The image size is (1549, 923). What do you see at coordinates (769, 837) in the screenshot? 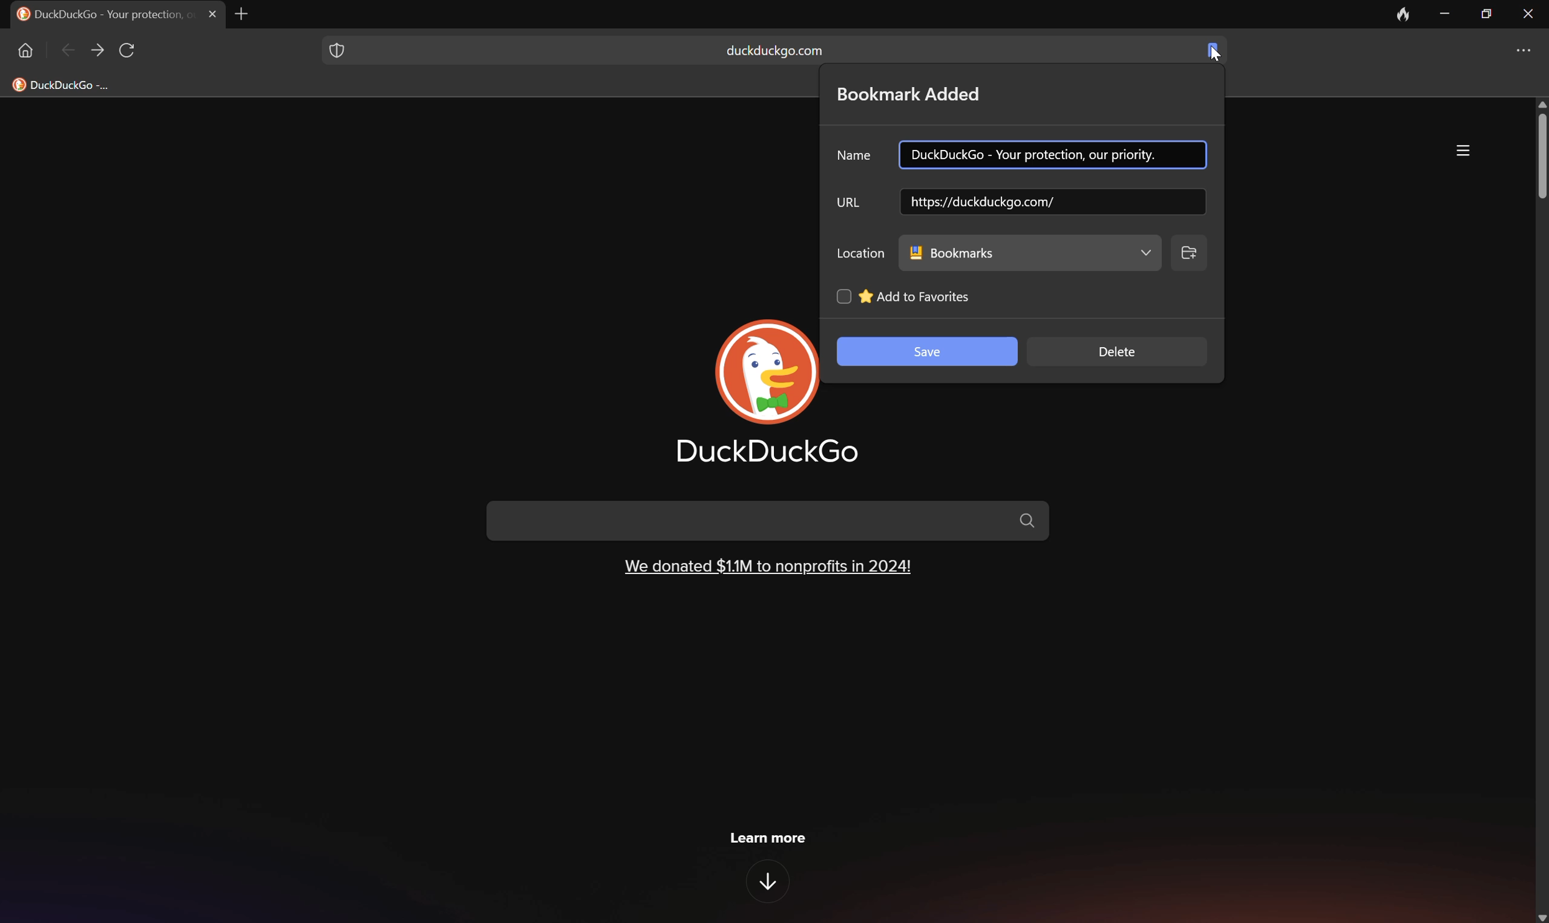
I see `Learn more` at bounding box center [769, 837].